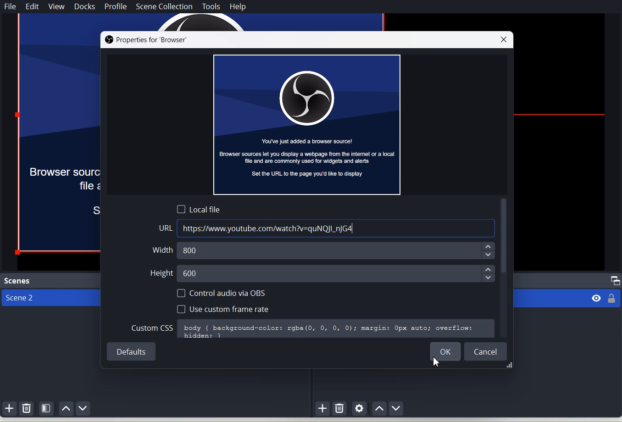 This screenshot has height=422, width=622. Describe the element at coordinates (445, 351) in the screenshot. I see `OK` at that location.